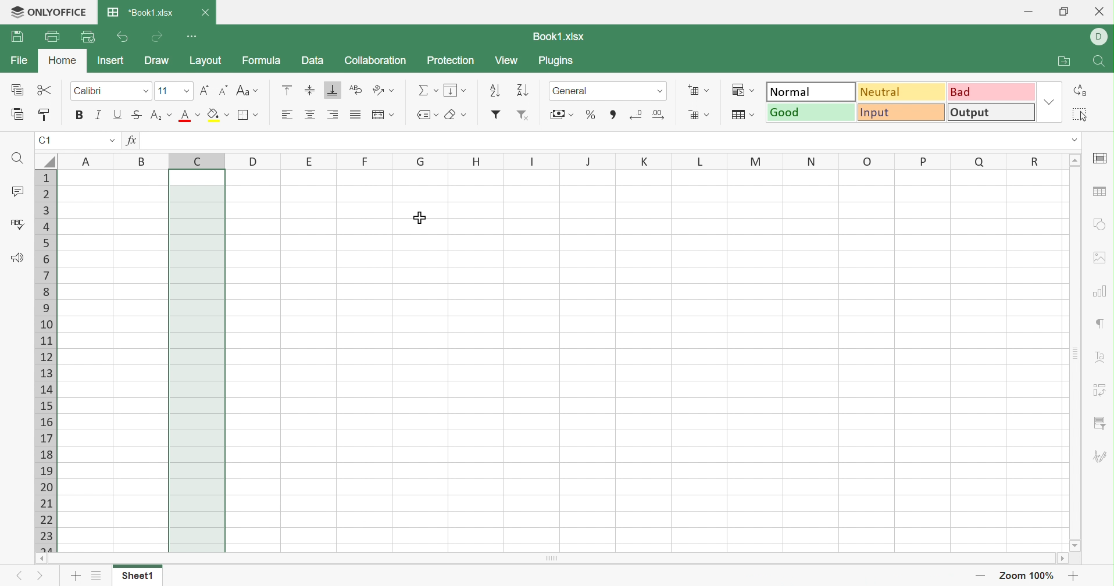  I want to click on Drop Down, so click(708, 90).